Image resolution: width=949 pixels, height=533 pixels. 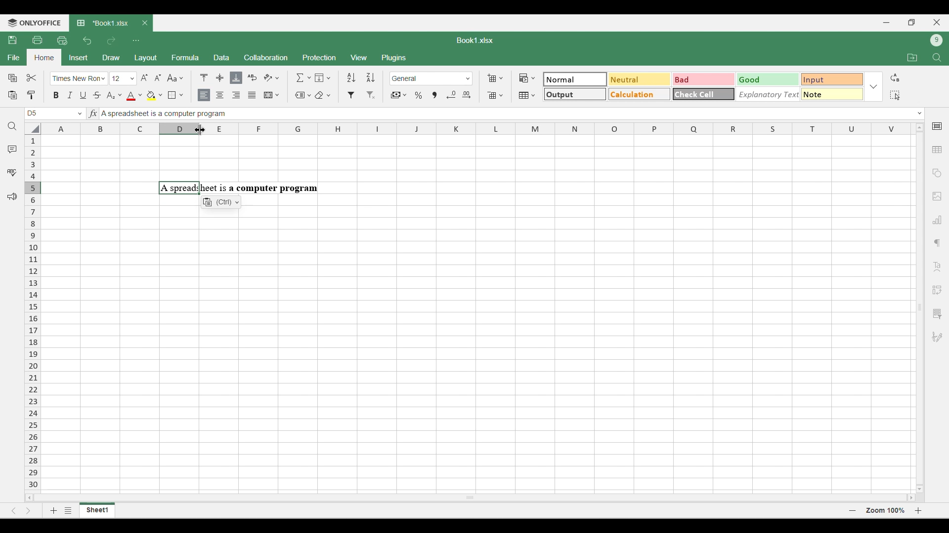 I want to click on Book1.xlsx, so click(x=475, y=40).